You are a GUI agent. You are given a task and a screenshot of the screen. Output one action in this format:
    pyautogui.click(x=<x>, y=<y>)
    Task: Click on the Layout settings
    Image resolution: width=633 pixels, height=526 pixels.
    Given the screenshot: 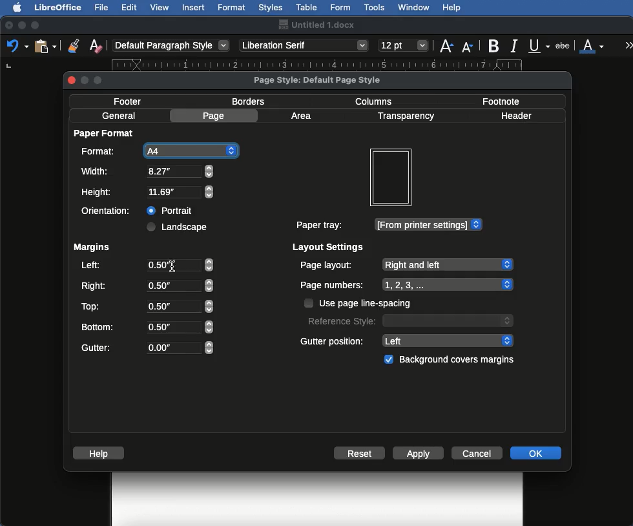 What is the action you would take?
    pyautogui.click(x=329, y=247)
    